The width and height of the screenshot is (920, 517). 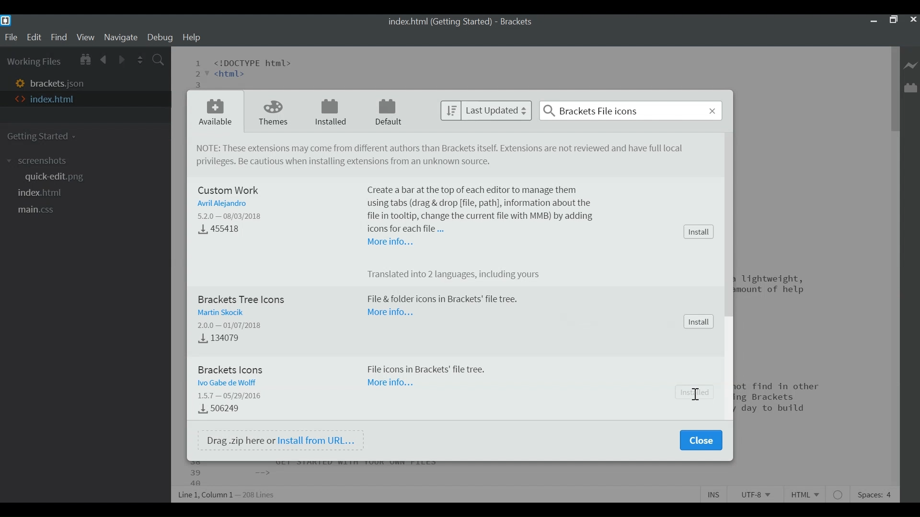 I want to click on Restore, so click(x=893, y=21).